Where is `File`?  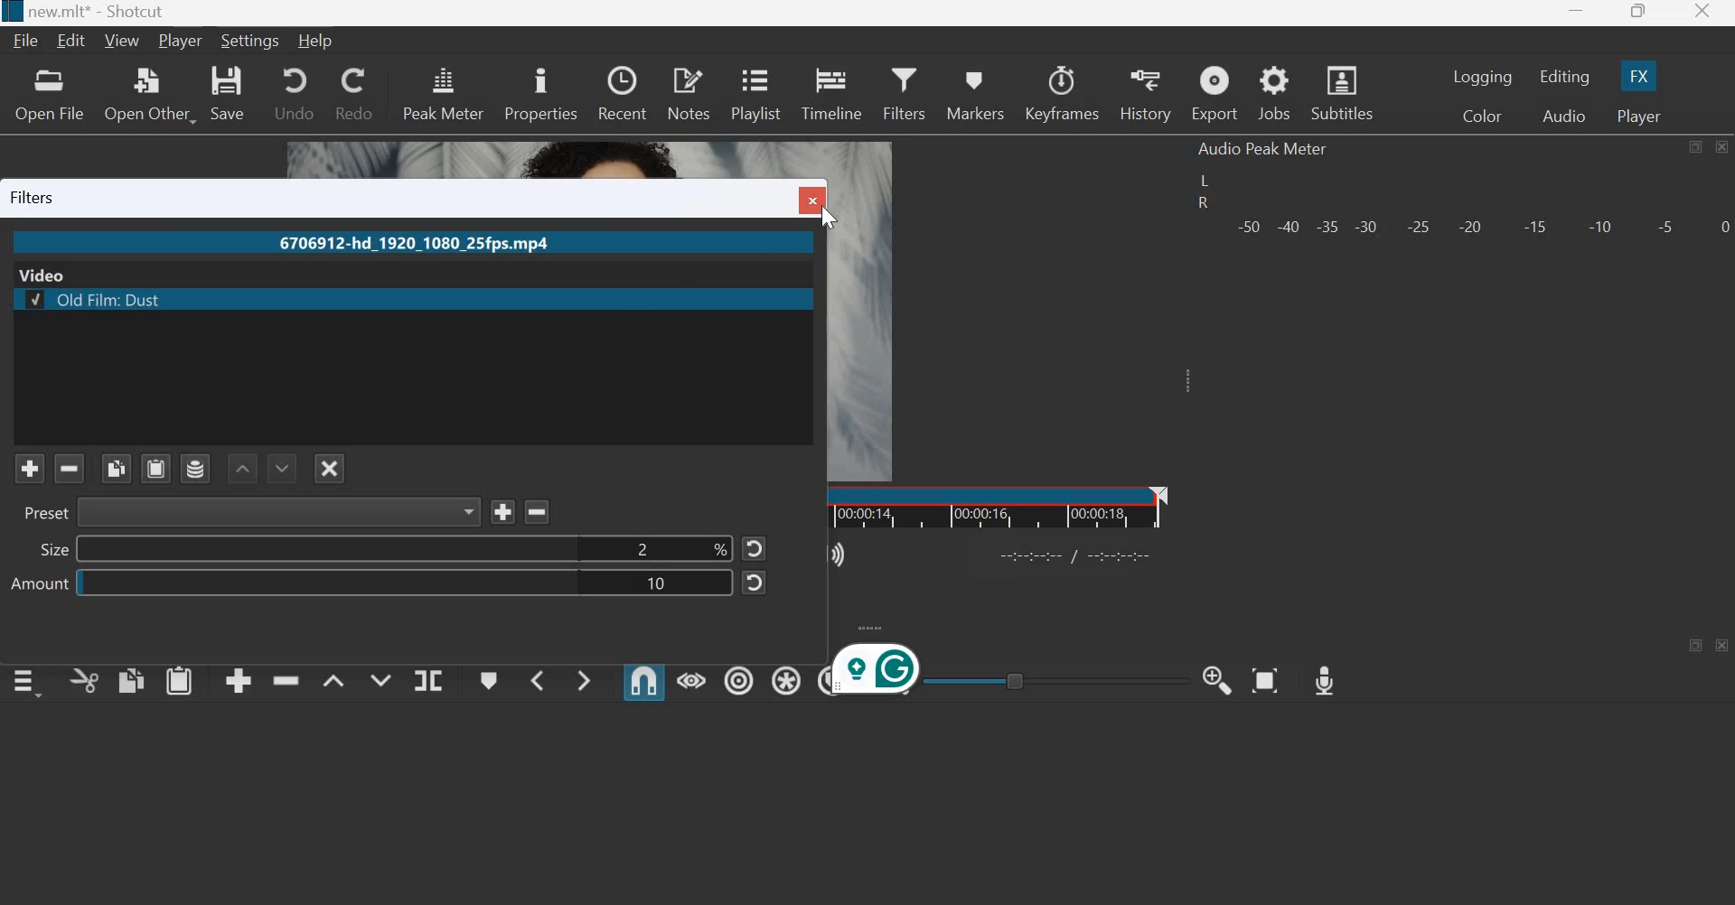 File is located at coordinates (29, 41).